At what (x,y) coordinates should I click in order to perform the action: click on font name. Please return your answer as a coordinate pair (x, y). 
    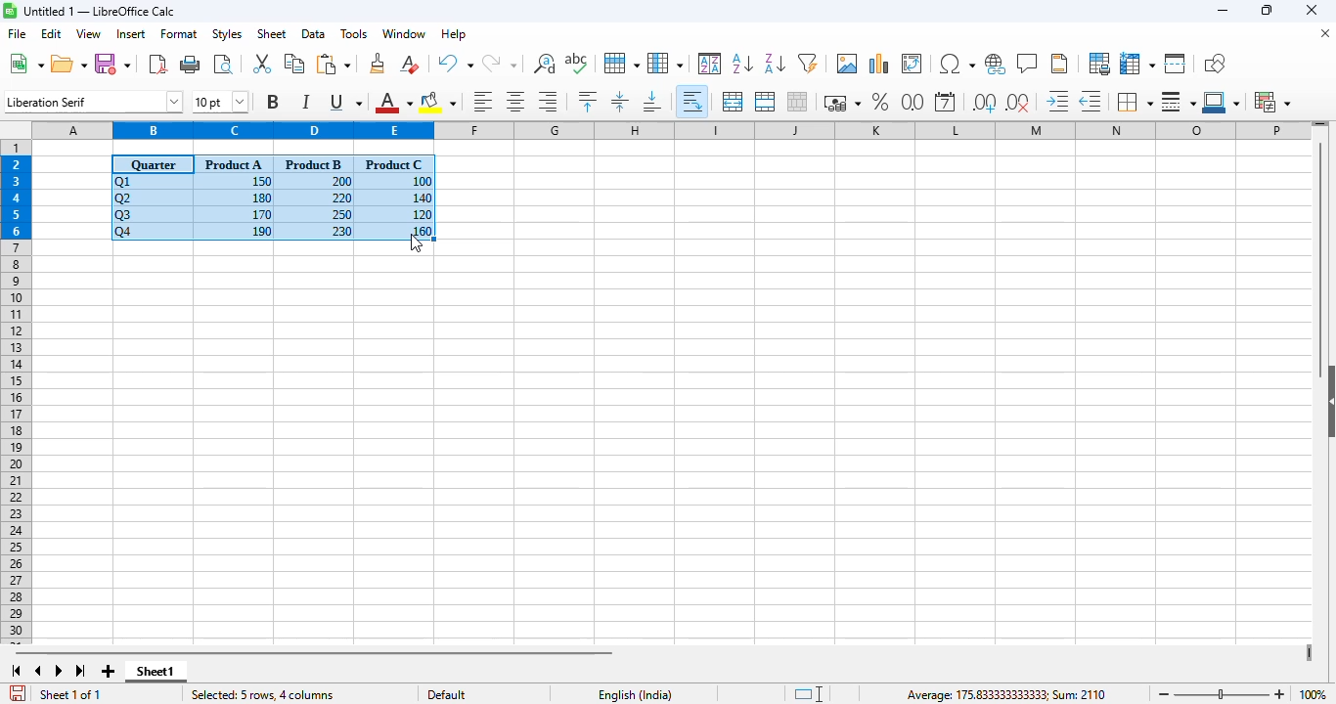
    Looking at the image, I should click on (94, 101).